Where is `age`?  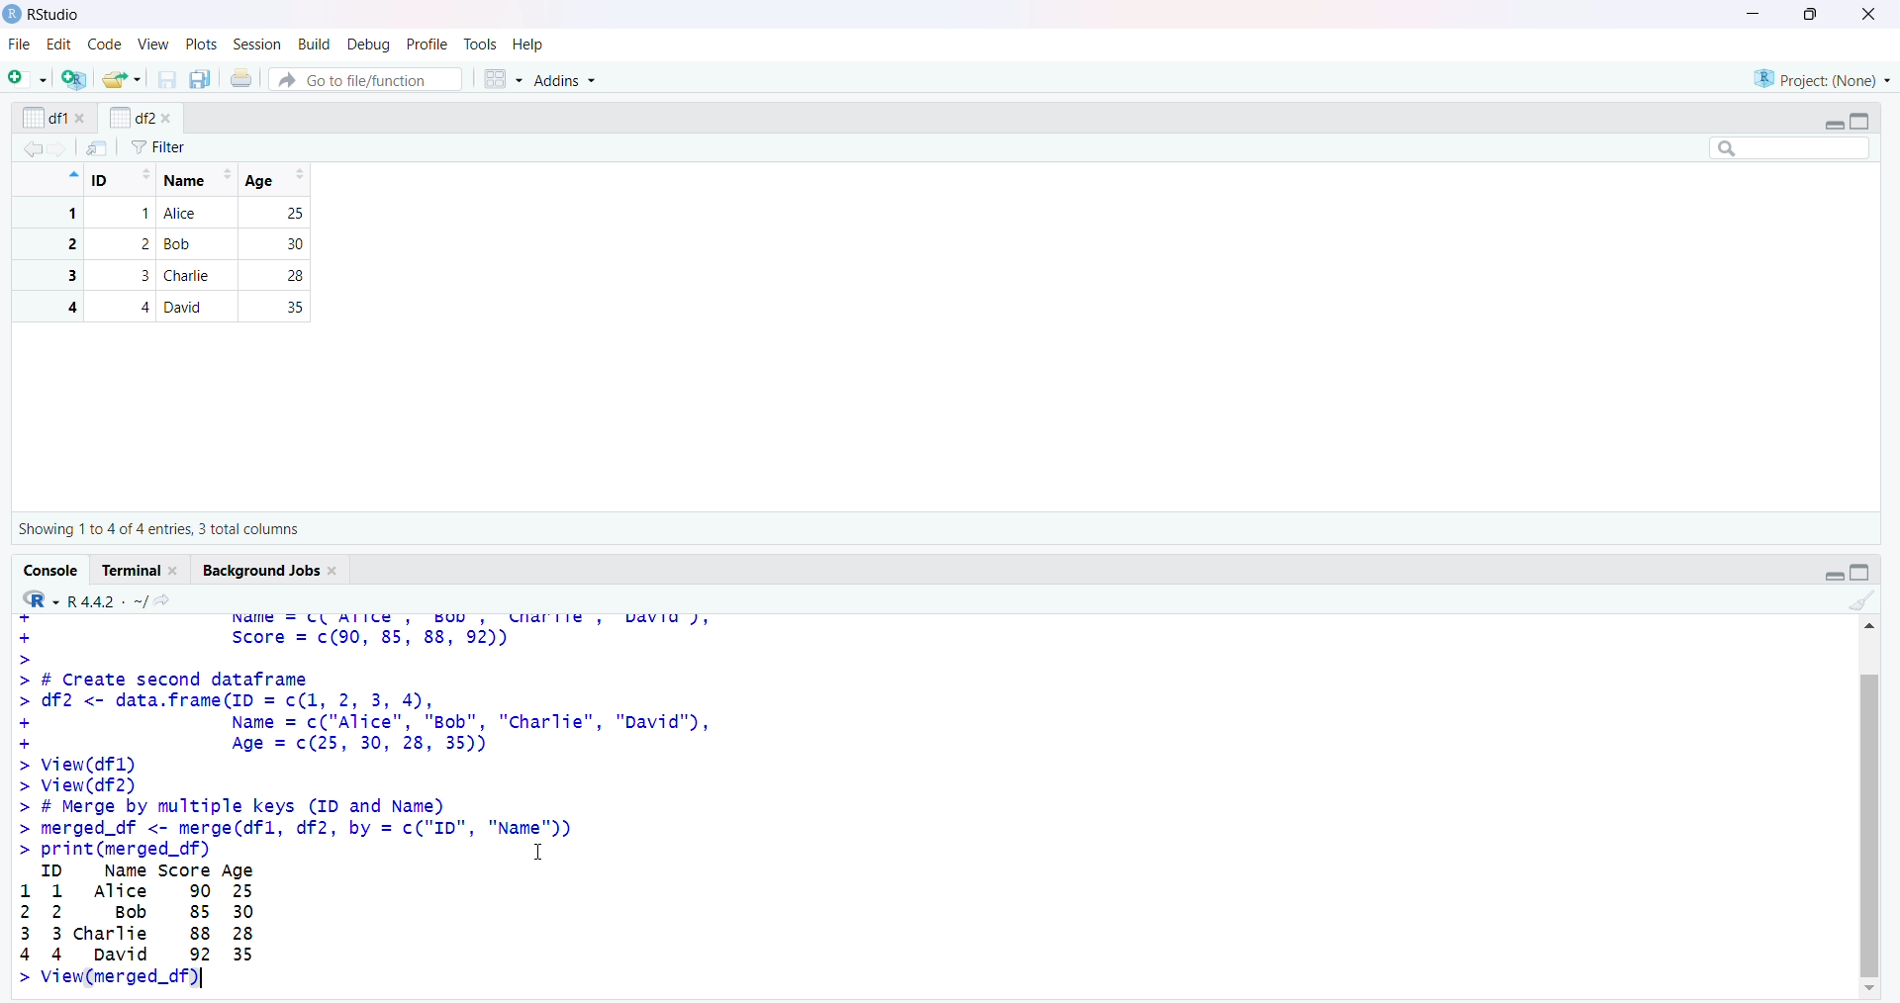
age is located at coordinates (279, 180).